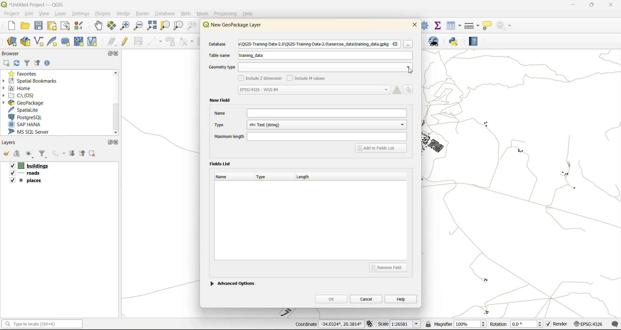 The width and height of the screenshot is (621, 330). Describe the element at coordinates (17, 64) in the screenshot. I see `refresh` at that location.